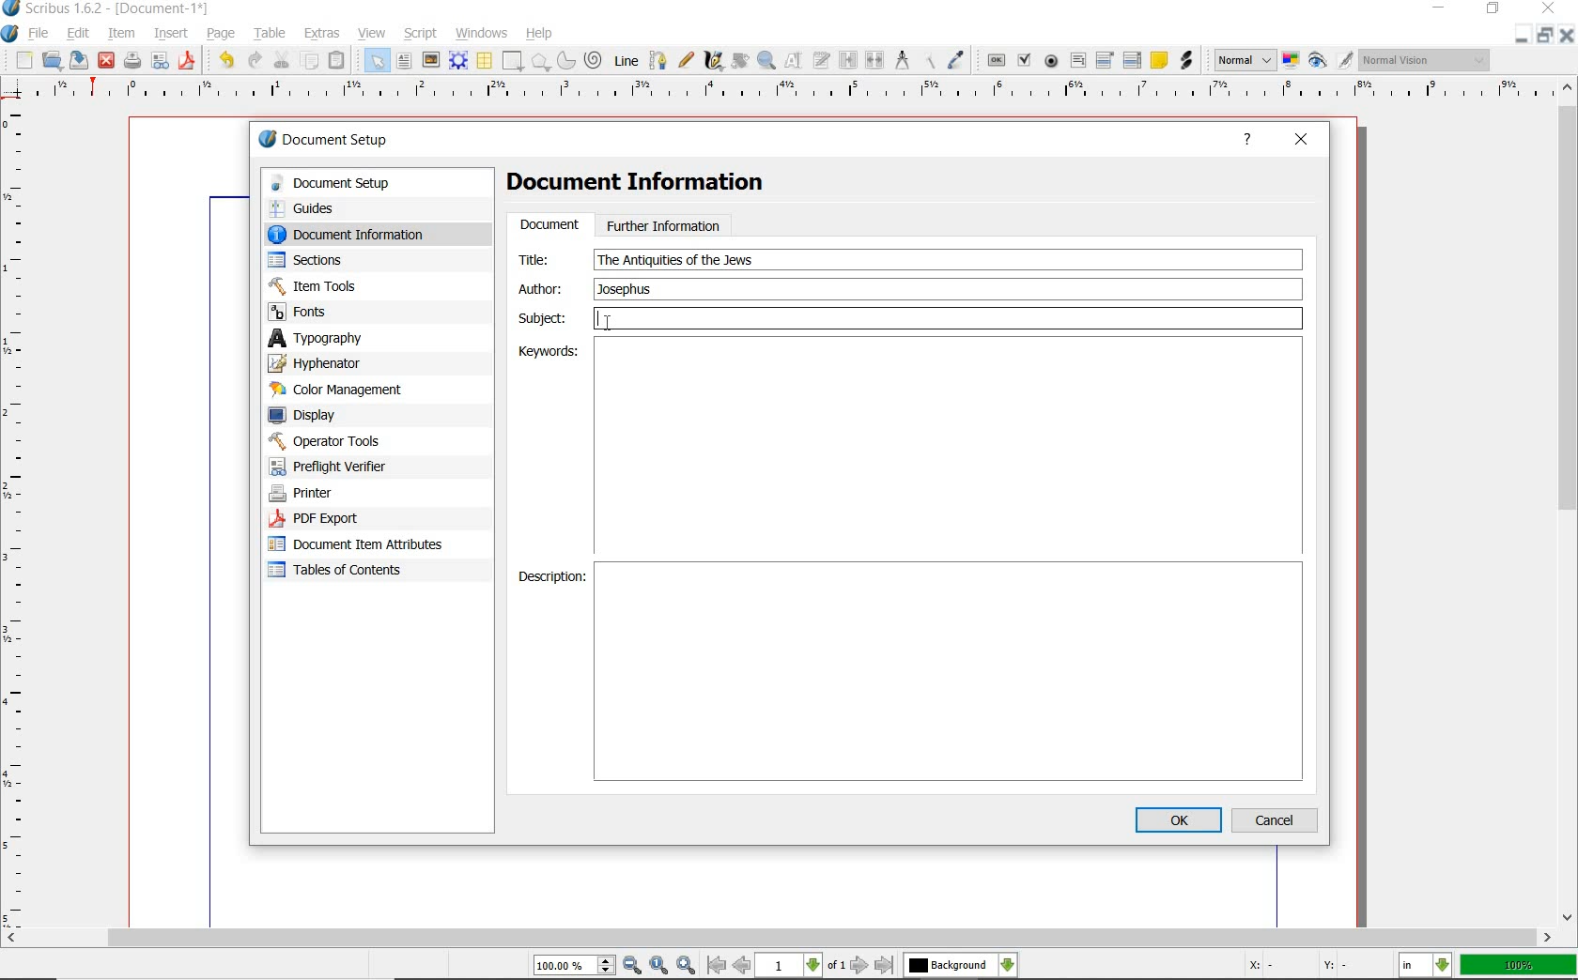  What do you see at coordinates (348, 518) in the screenshot?
I see `PDF Export` at bounding box center [348, 518].